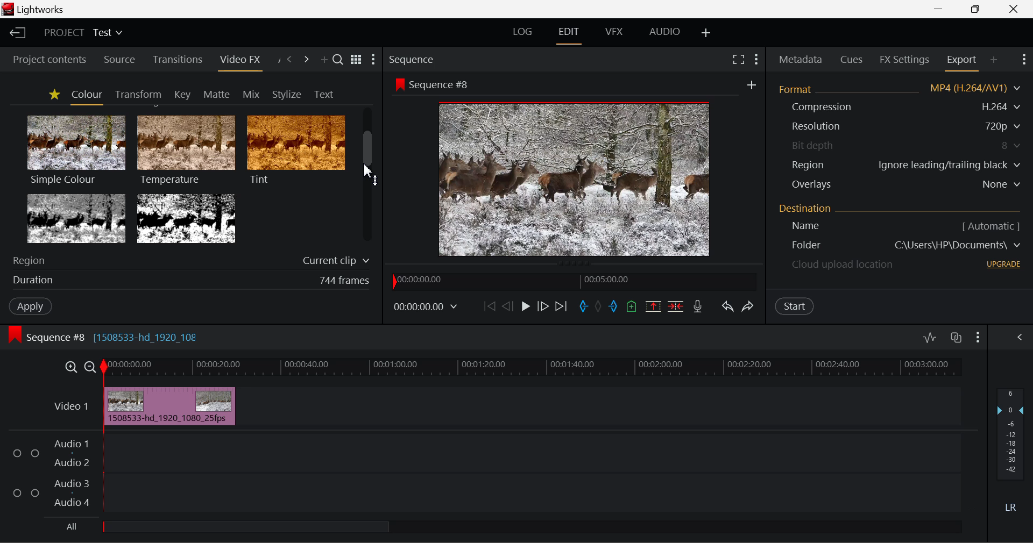  Describe the element at coordinates (817, 126) in the screenshot. I see `Resolution` at that location.